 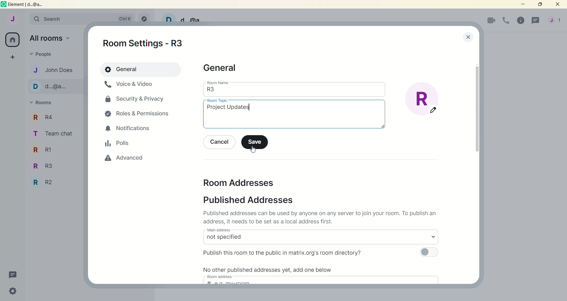 What do you see at coordinates (536, 21) in the screenshot?
I see `threads` at bounding box center [536, 21].